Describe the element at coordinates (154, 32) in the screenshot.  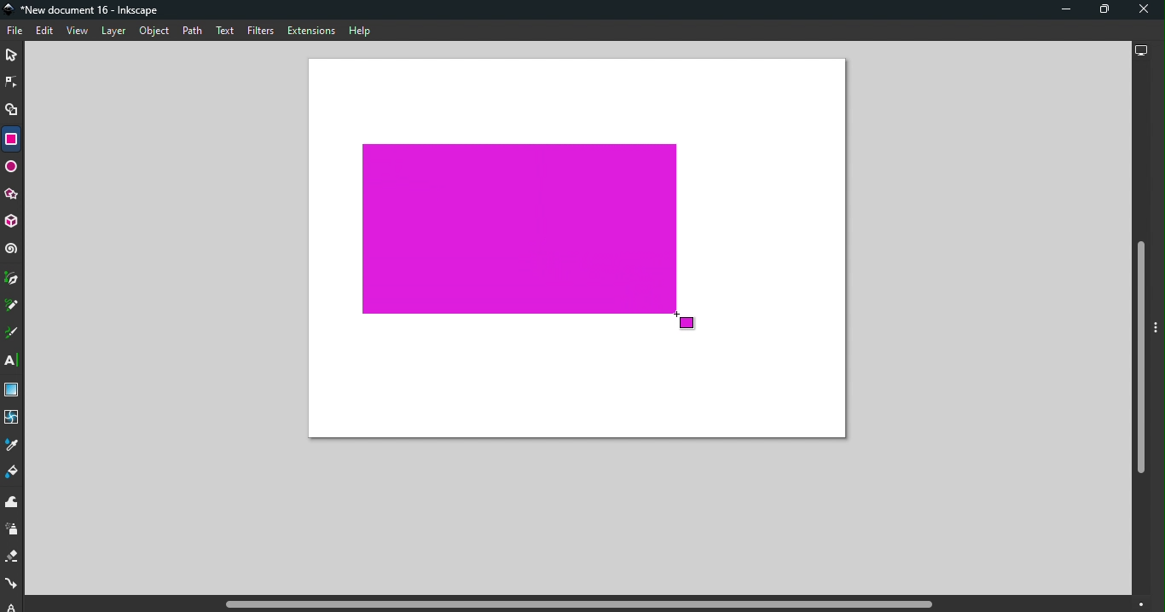
I see `Object` at that location.